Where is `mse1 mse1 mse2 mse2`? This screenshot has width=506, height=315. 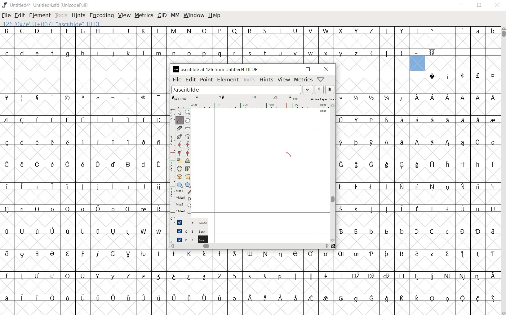
mse1 mse1 mse2 mse2 is located at coordinates (181, 203).